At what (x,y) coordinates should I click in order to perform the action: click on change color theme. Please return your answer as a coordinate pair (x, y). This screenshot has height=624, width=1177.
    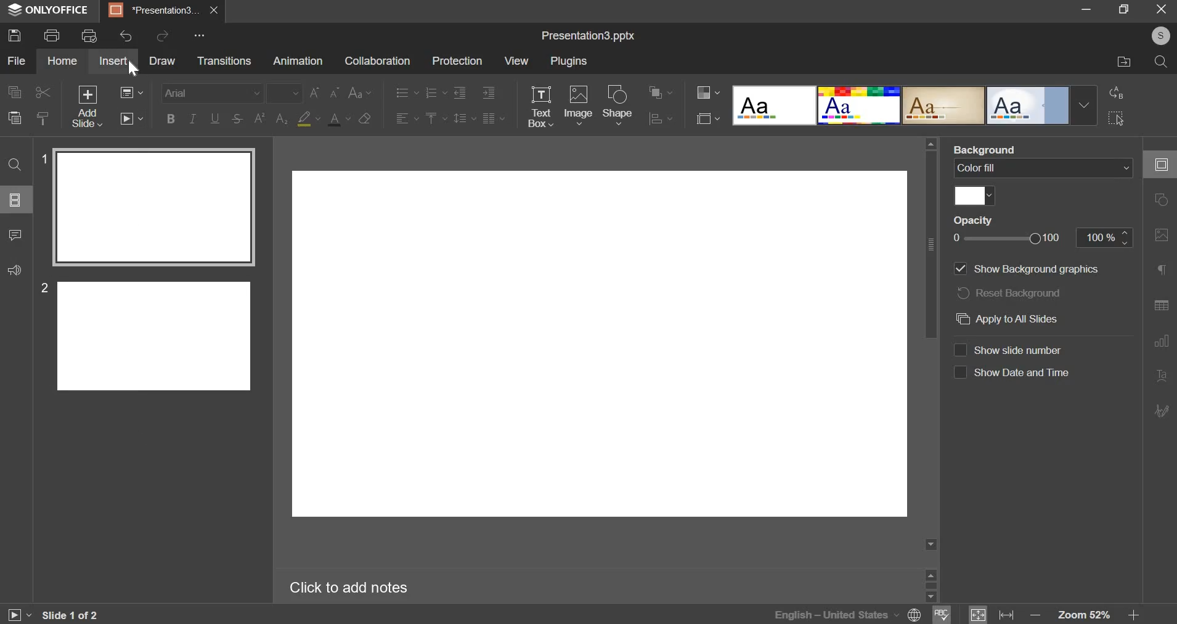
    Looking at the image, I should click on (709, 92).